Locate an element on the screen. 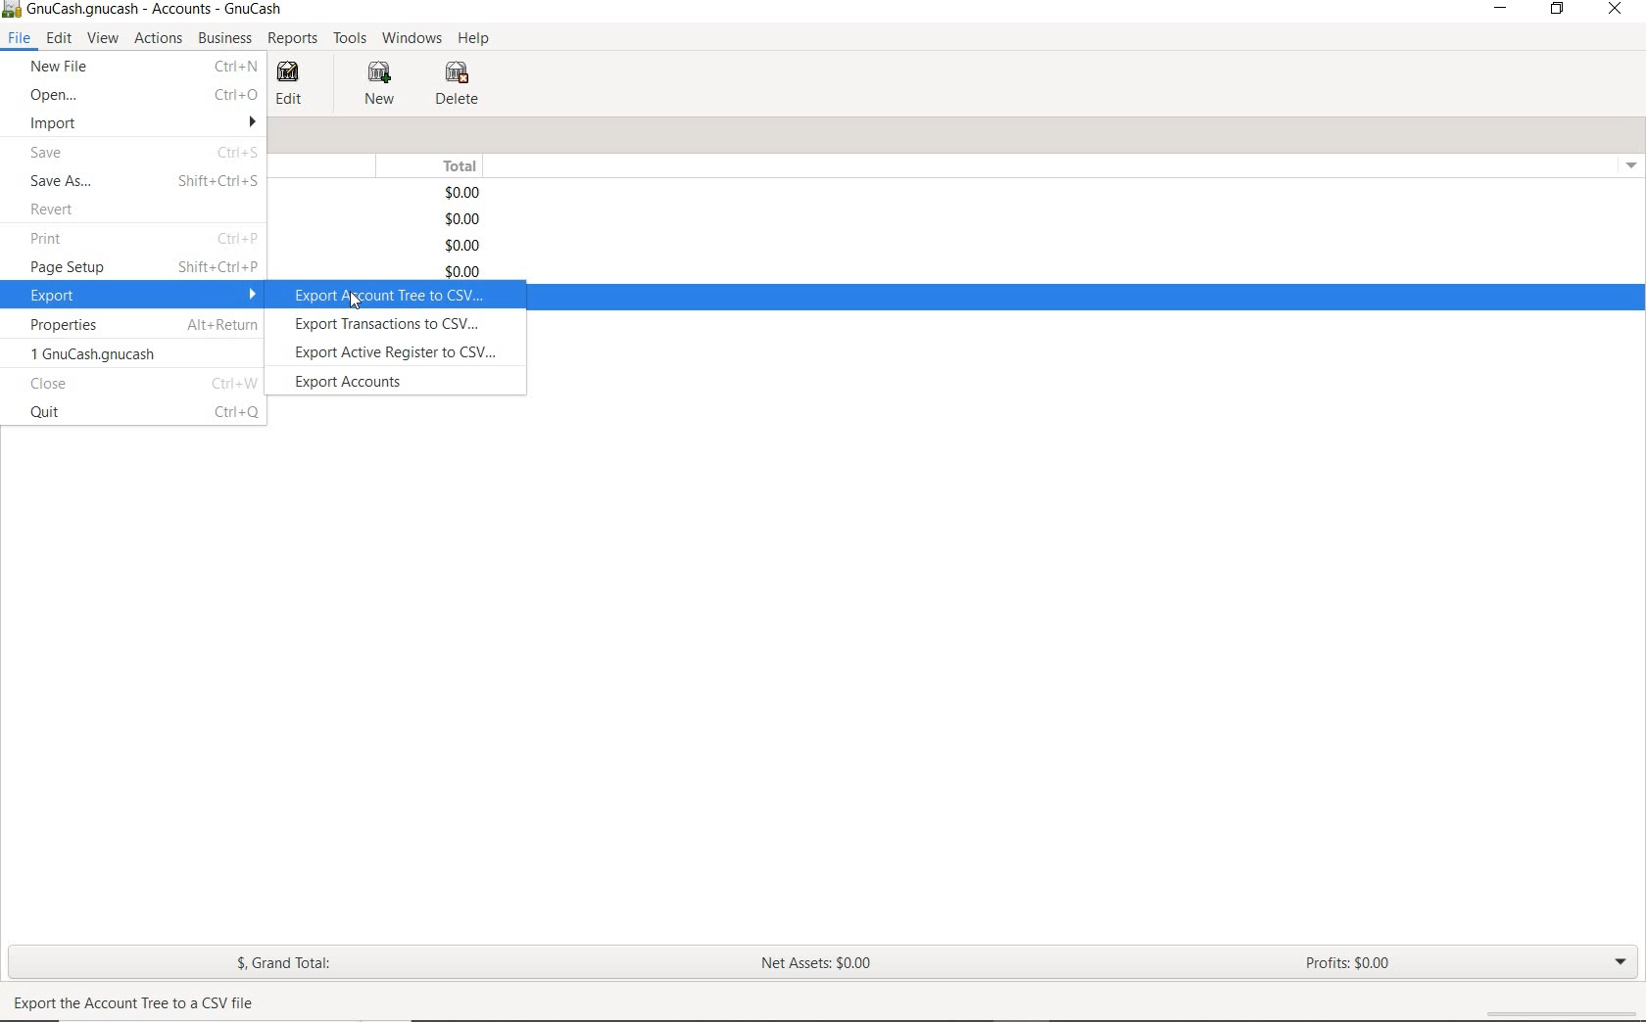  EXPAND is located at coordinates (1618, 964).